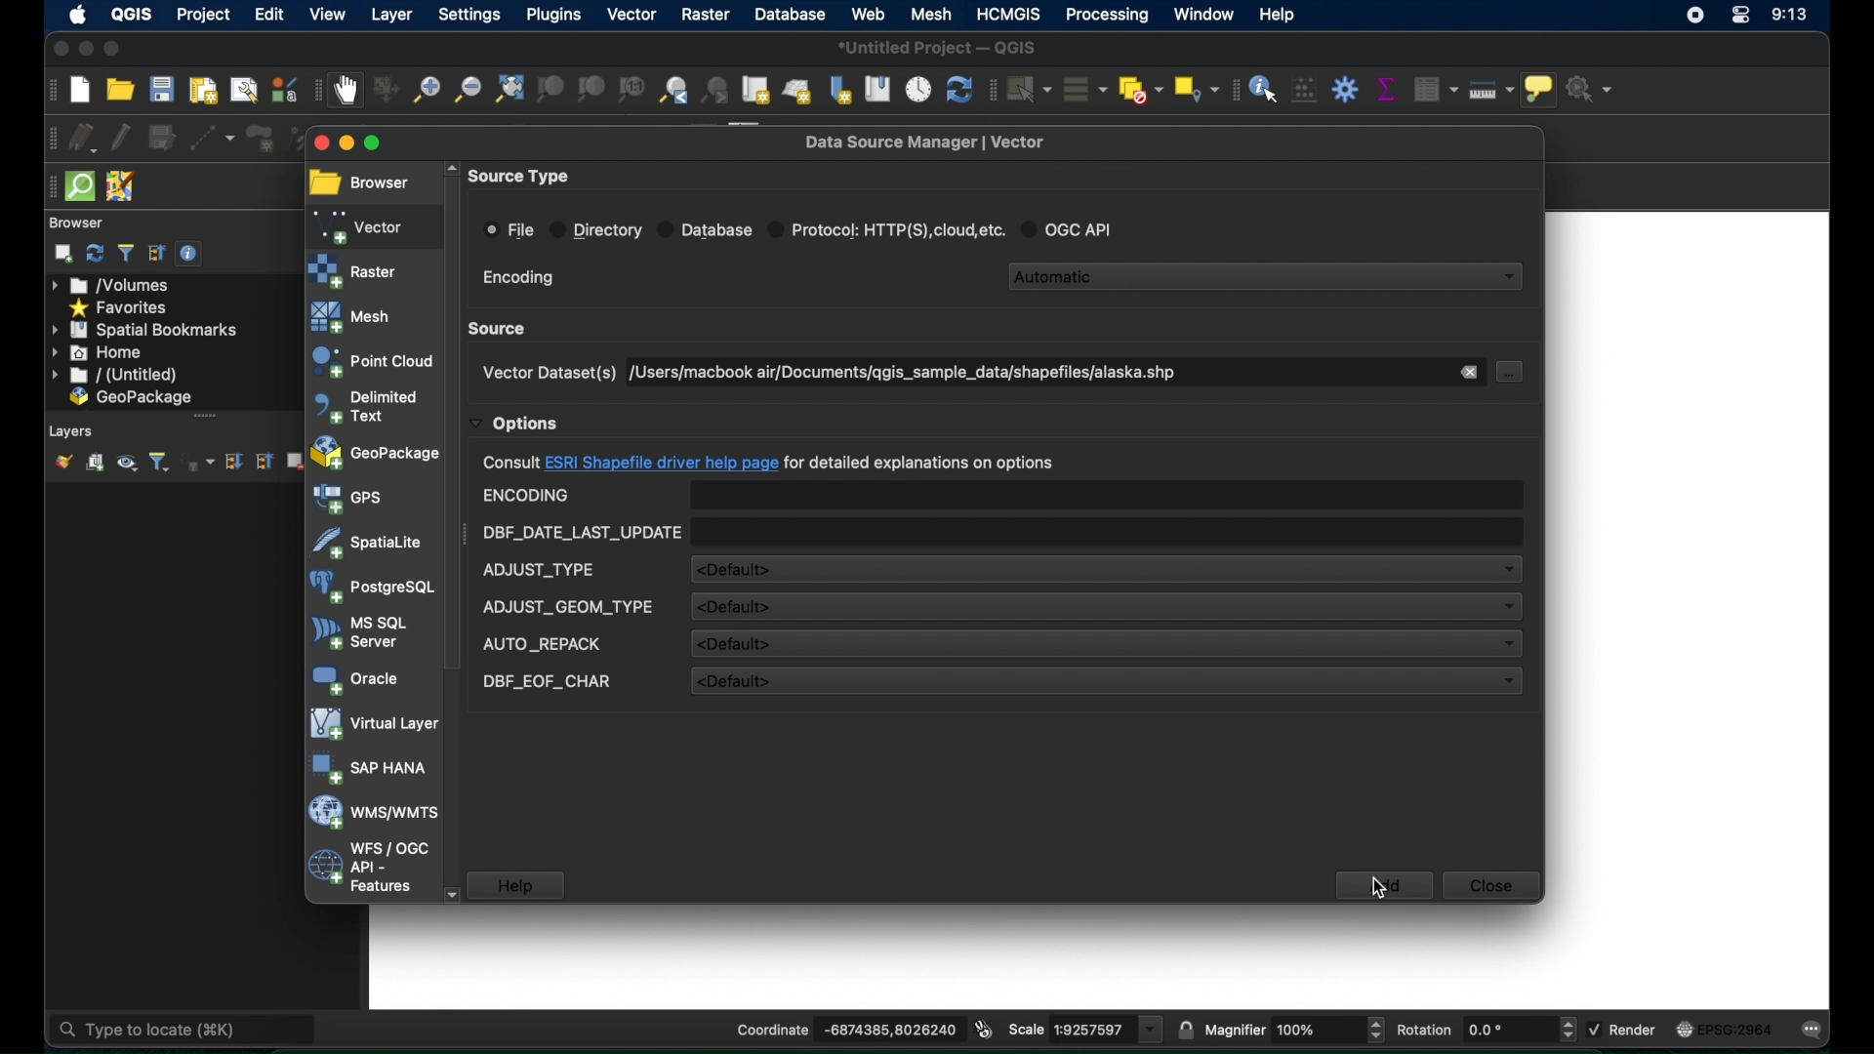 This screenshot has height=1054, width=1874. Describe the element at coordinates (368, 543) in the screenshot. I see `spatiallite` at that location.